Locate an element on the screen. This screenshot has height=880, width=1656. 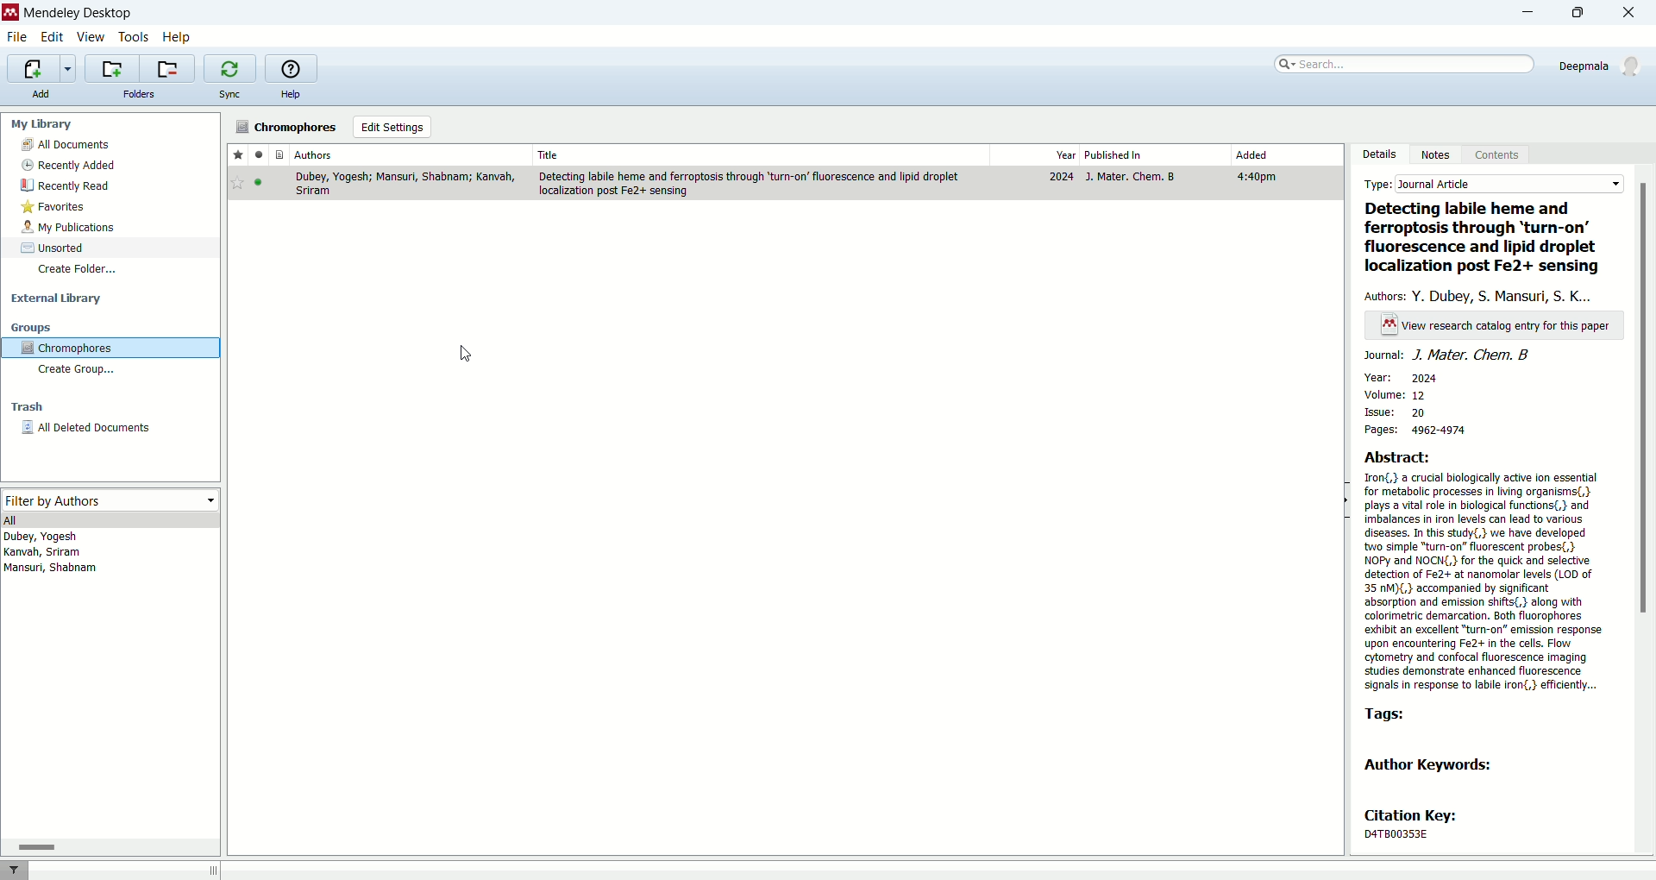
create group is located at coordinates (80, 372).